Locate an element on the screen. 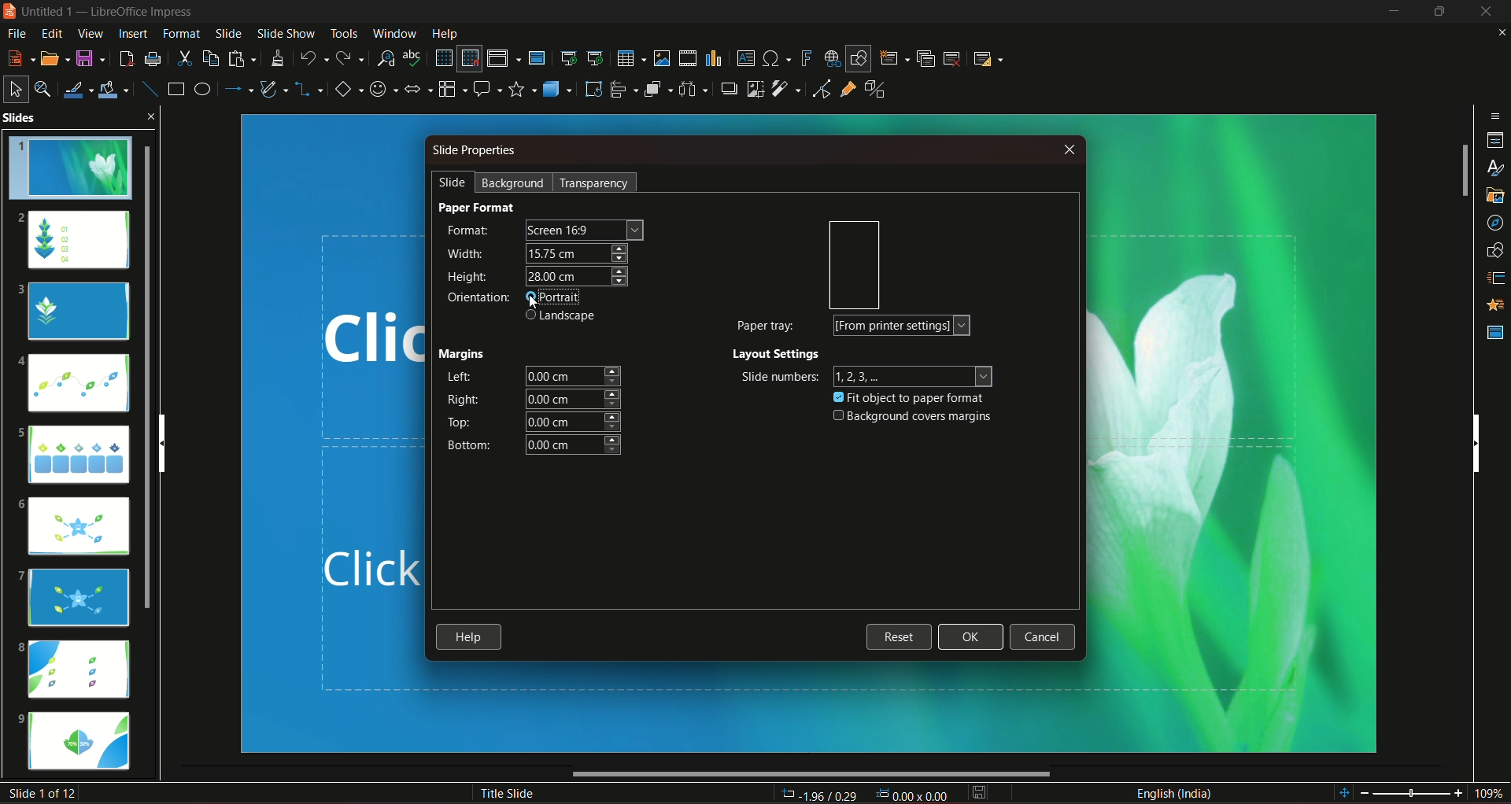 The width and height of the screenshot is (1511, 804). copy  is located at coordinates (209, 57).